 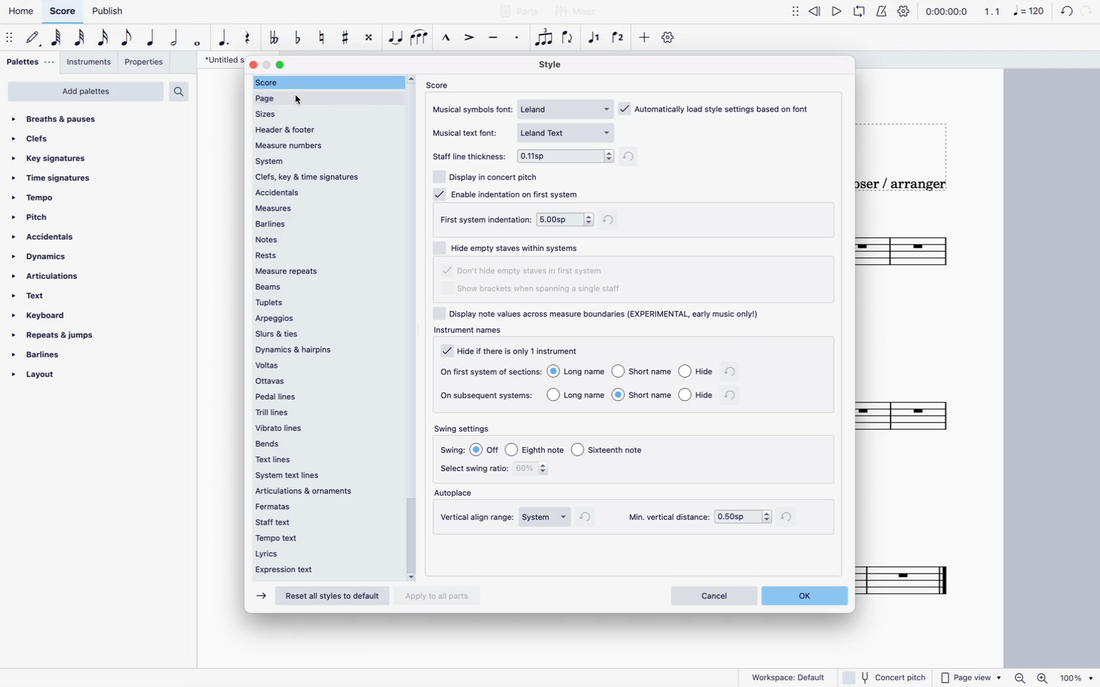 I want to click on barlines, so click(x=39, y=355).